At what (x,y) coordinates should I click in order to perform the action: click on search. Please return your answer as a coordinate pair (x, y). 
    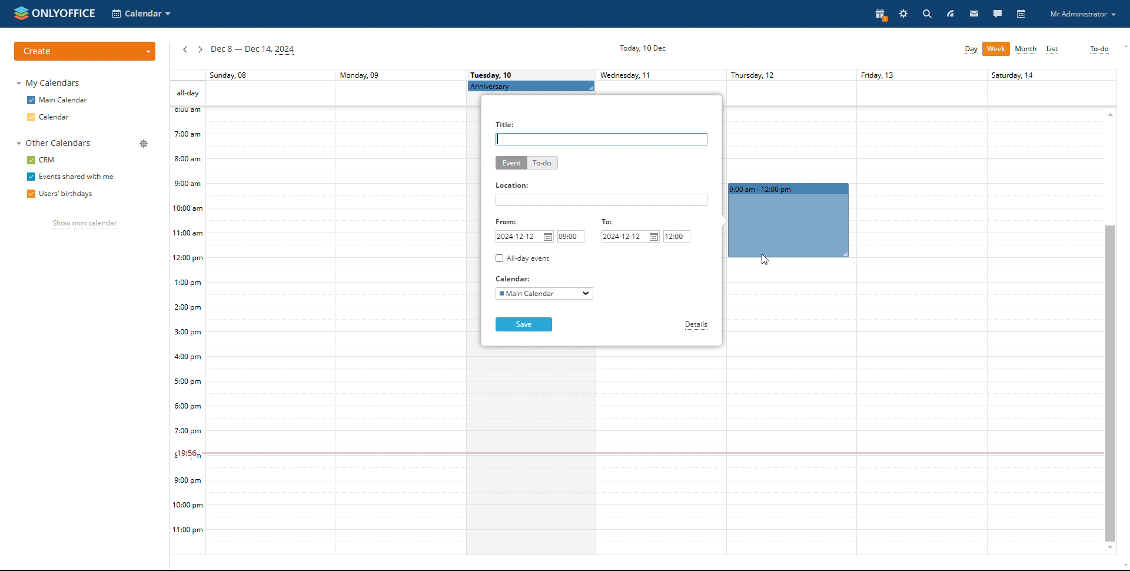
    Looking at the image, I should click on (926, 14).